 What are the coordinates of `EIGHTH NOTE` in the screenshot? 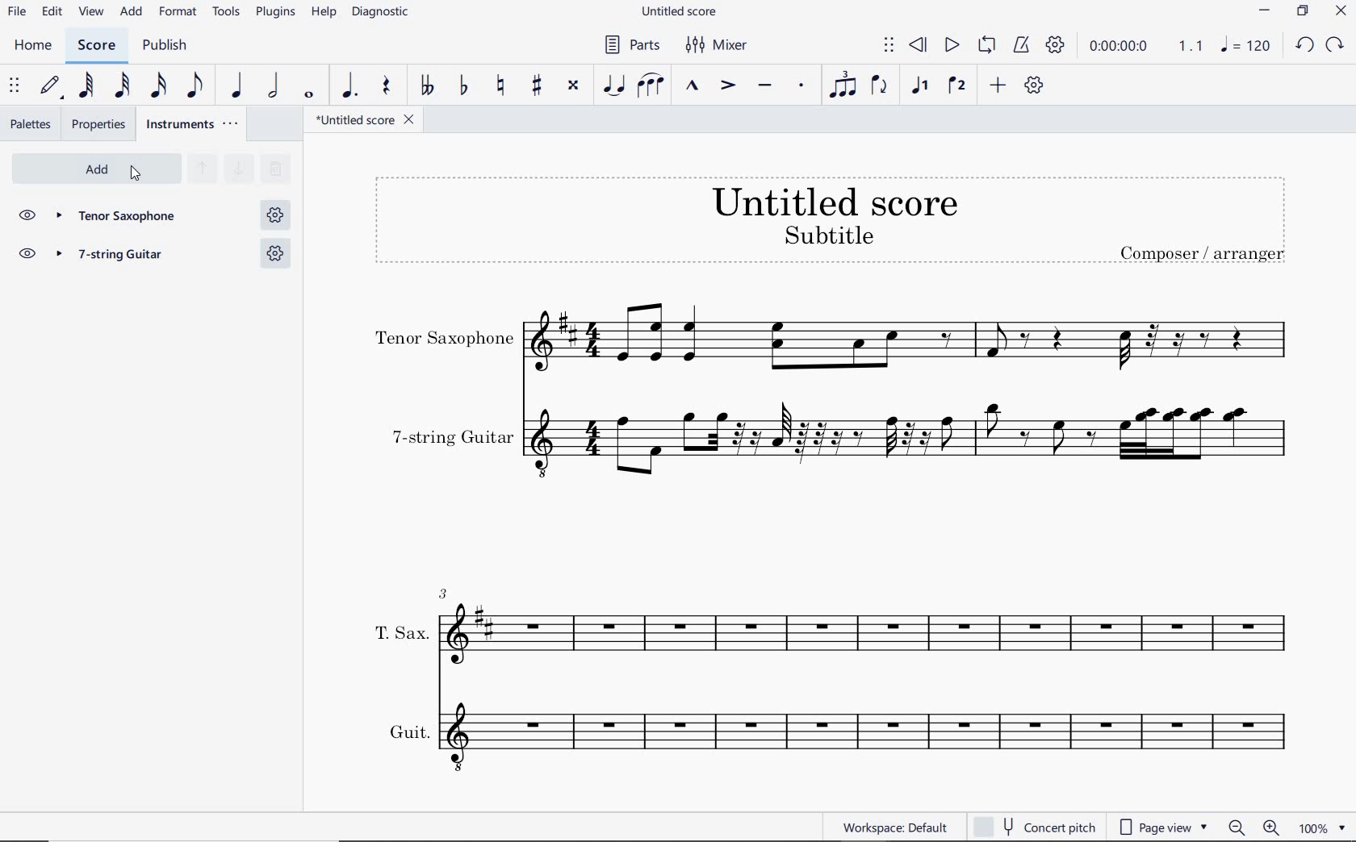 It's located at (196, 84).